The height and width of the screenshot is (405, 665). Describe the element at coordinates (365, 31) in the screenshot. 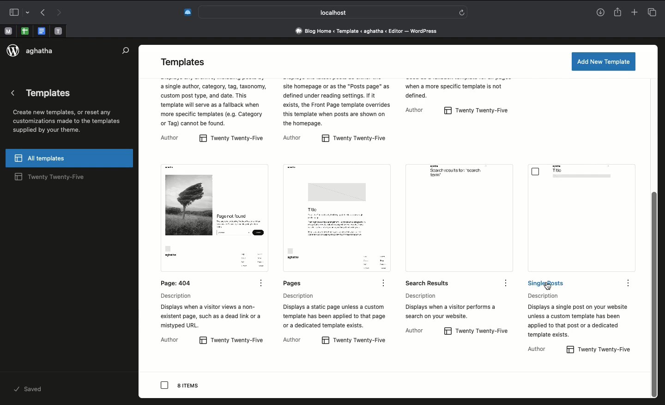

I see `Address` at that location.